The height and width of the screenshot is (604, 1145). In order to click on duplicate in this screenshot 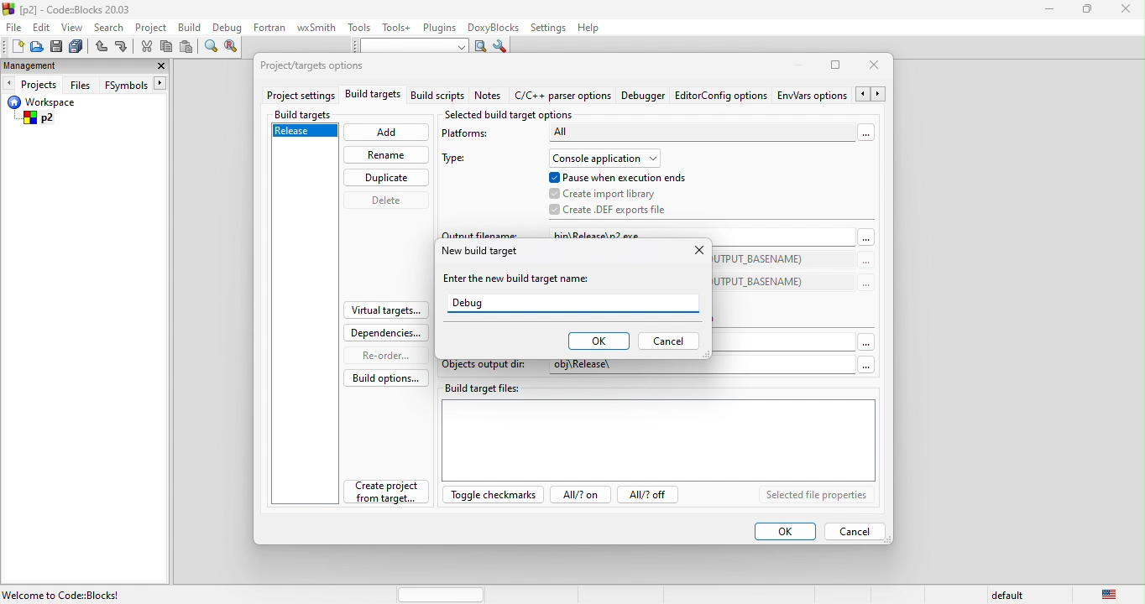, I will do `click(389, 180)`.